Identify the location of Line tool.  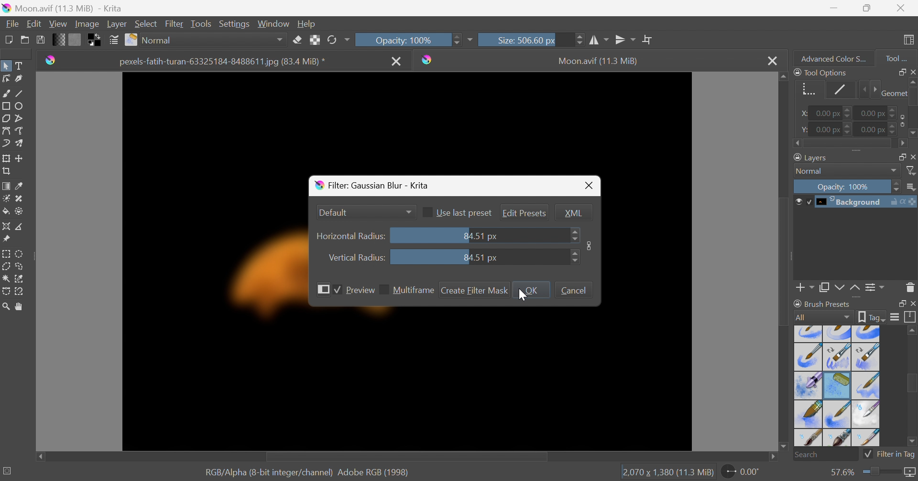
(20, 91).